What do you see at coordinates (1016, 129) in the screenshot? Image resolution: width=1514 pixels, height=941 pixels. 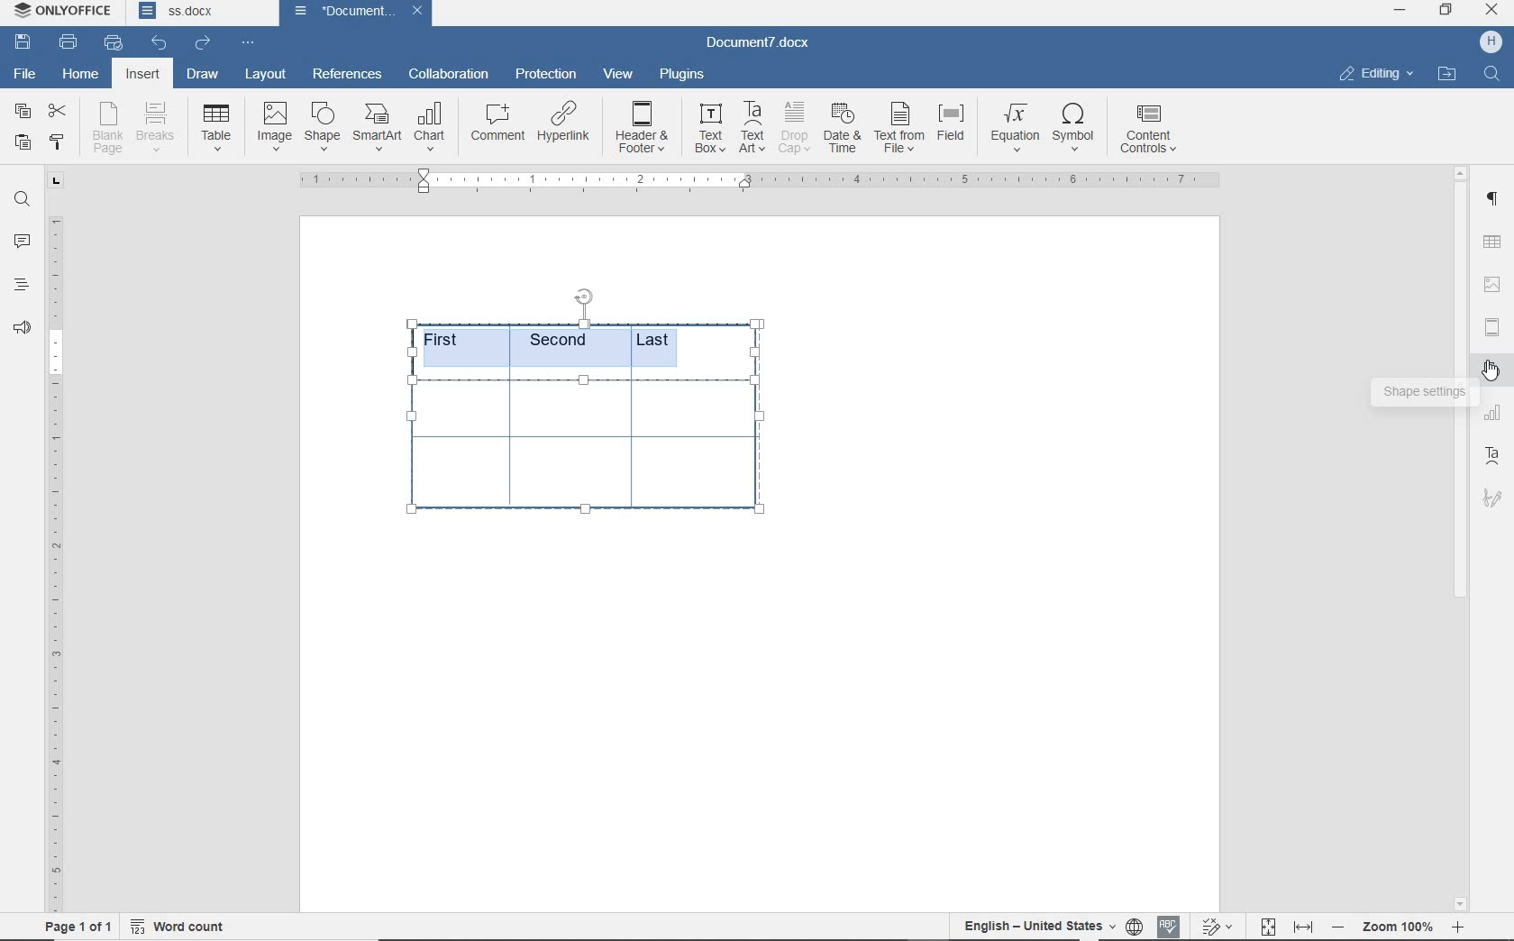 I see `equation` at bounding box center [1016, 129].